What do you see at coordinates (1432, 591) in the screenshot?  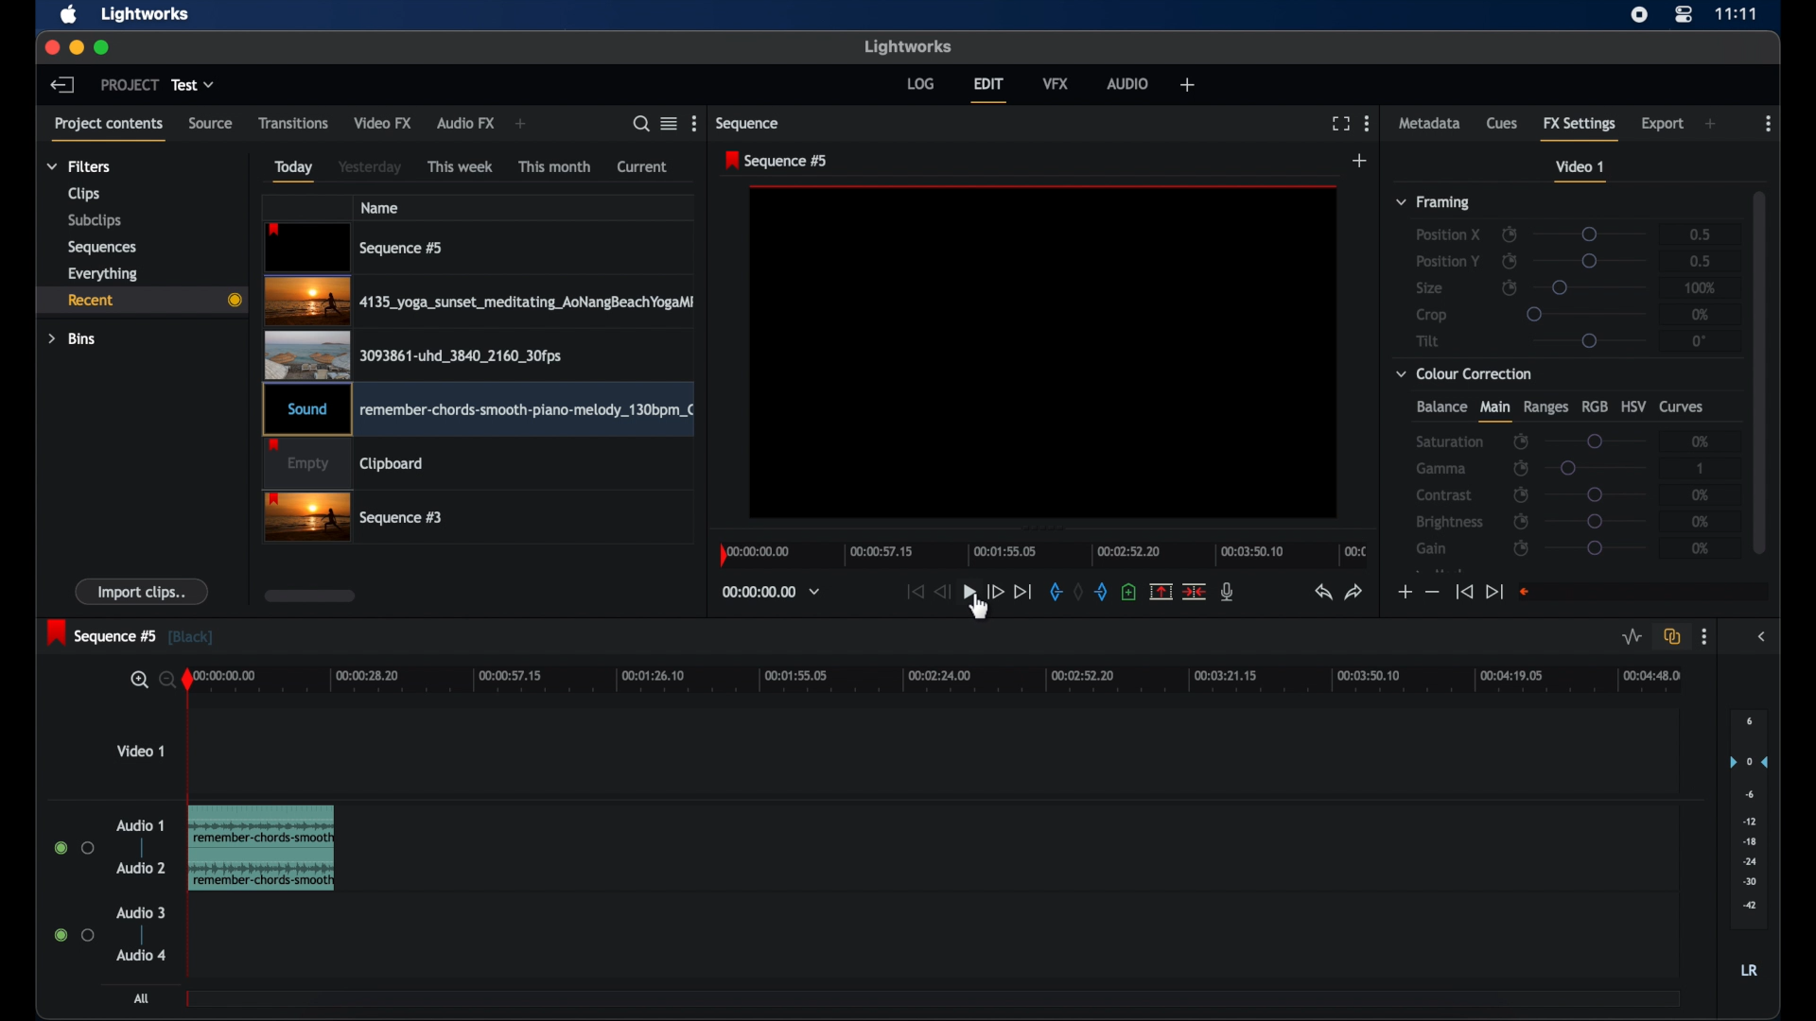 I see `decrement` at bounding box center [1432, 591].